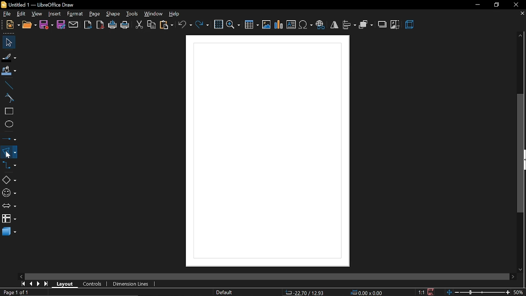 This screenshot has height=296, width=526. Describe the element at coordinates (40, 283) in the screenshot. I see `next page` at that location.